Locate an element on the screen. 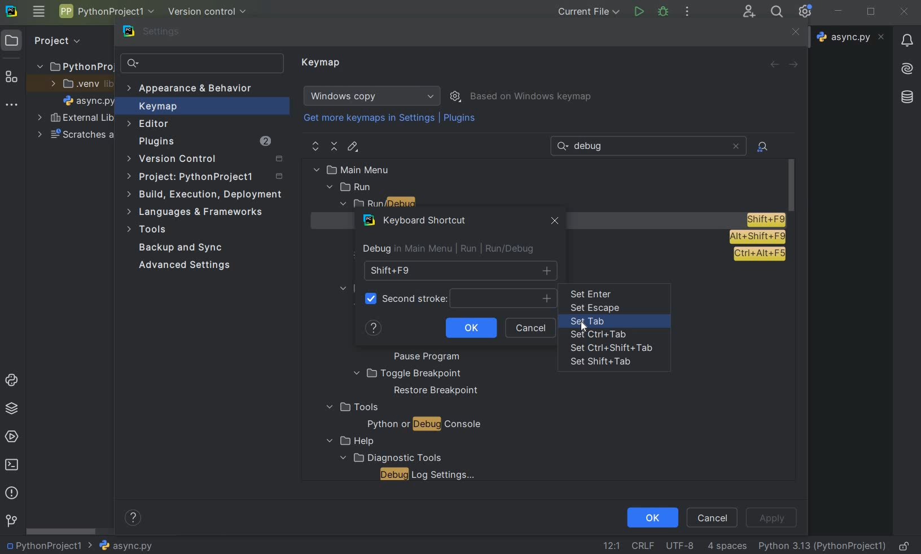  keymap is located at coordinates (156, 108).